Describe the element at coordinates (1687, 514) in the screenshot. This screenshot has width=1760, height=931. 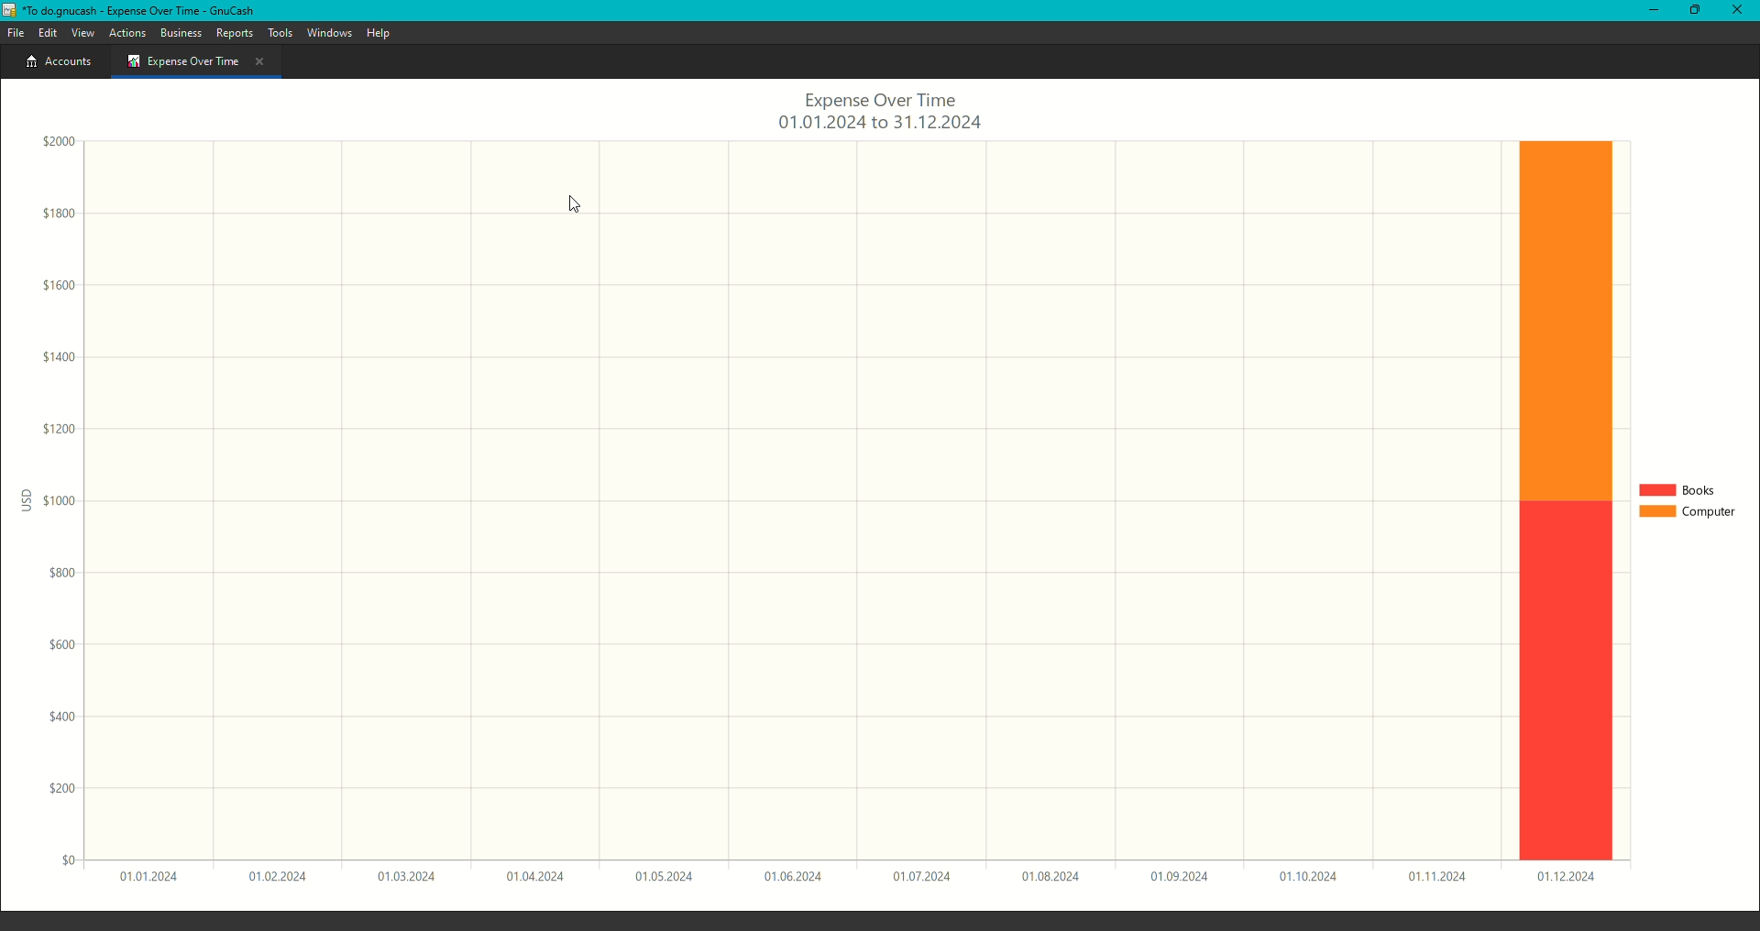
I see `Computer` at that location.